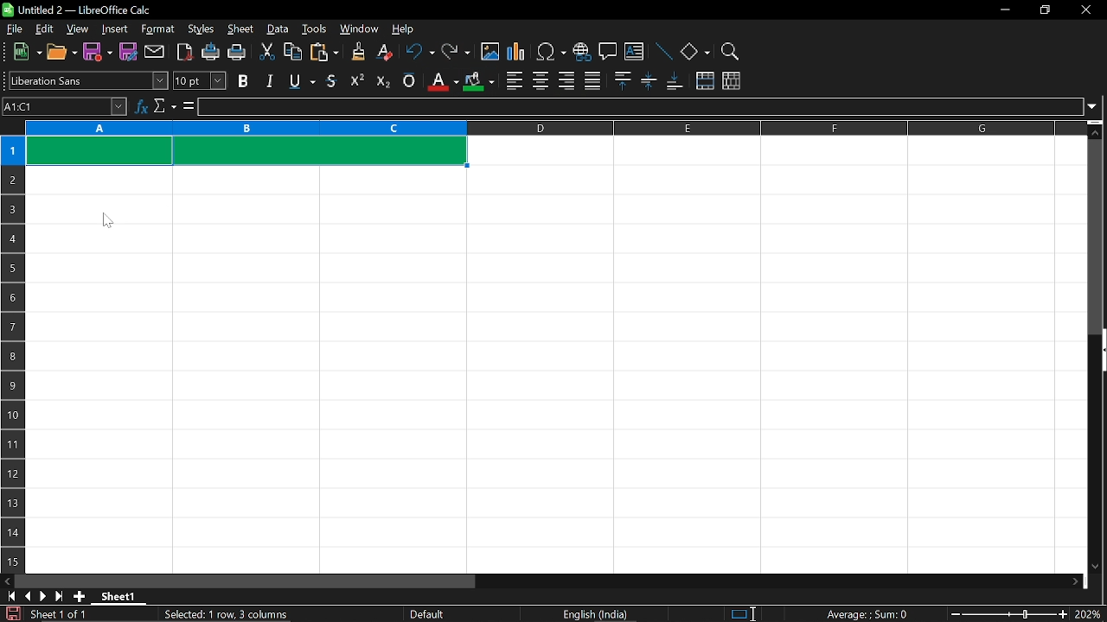 The width and height of the screenshot is (1107, 622). I want to click on justified, so click(592, 79).